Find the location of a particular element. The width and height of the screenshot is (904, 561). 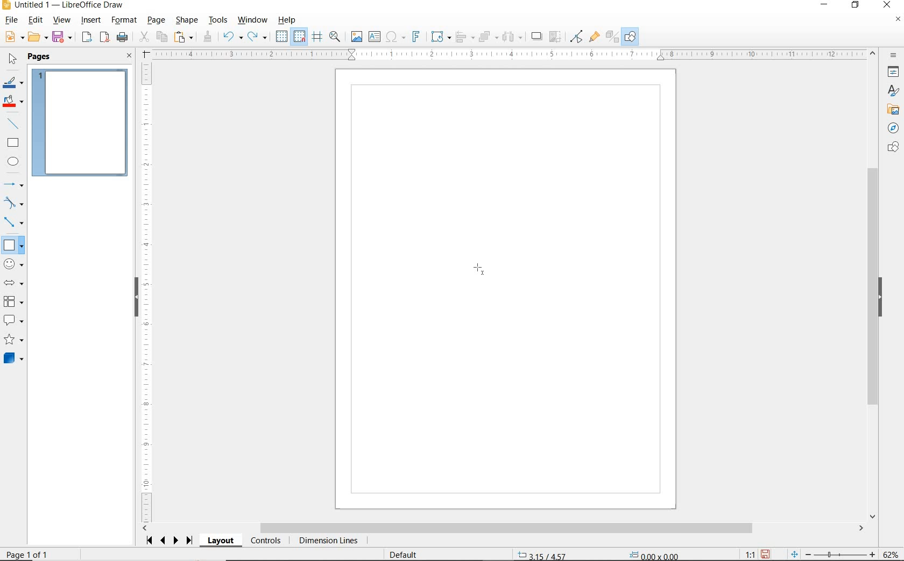

square is located at coordinates (481, 271).